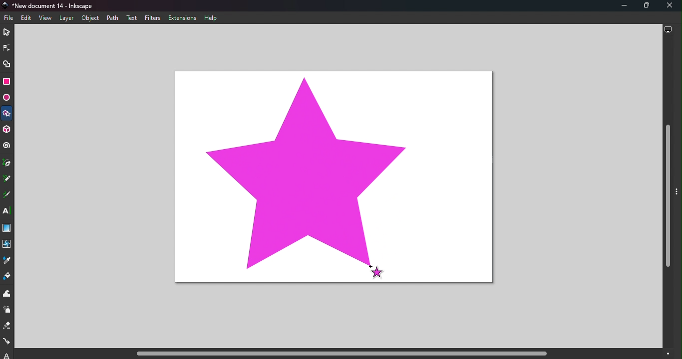  What do you see at coordinates (670, 6) in the screenshot?
I see `Close` at bounding box center [670, 6].